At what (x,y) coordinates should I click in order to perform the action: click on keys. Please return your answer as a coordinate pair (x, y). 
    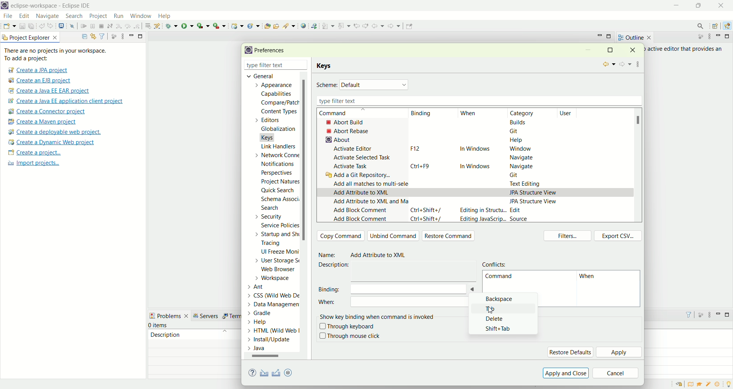
    Looking at the image, I should click on (326, 66).